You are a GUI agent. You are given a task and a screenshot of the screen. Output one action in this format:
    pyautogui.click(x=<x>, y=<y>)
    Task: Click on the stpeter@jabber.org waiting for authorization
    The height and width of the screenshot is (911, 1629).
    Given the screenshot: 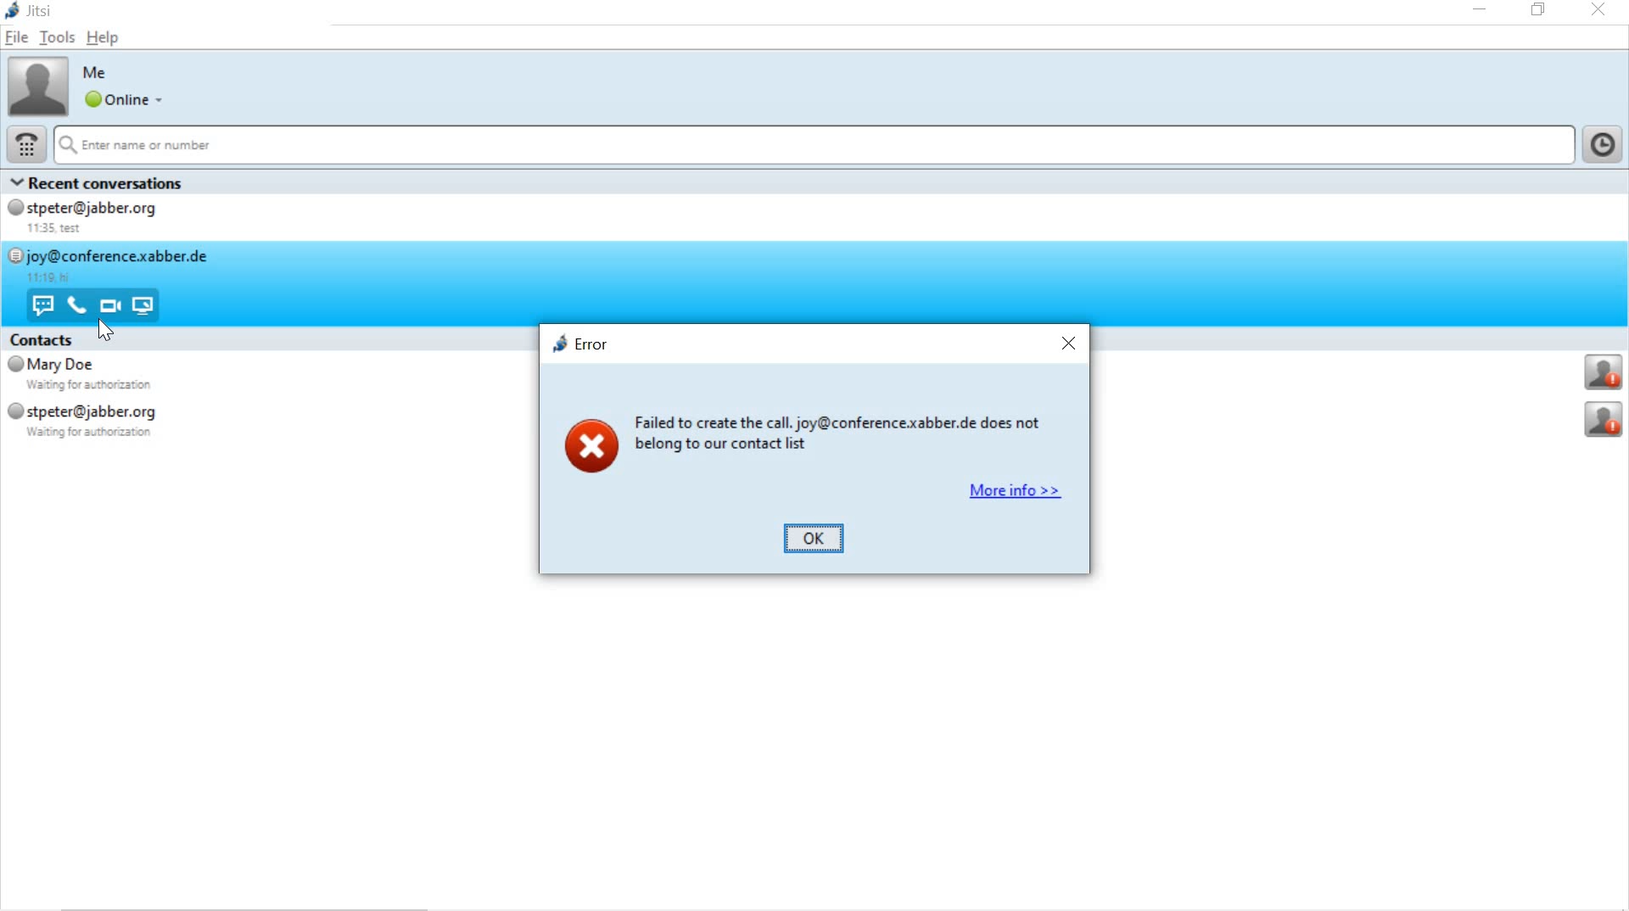 What is the action you would take?
    pyautogui.click(x=106, y=422)
    